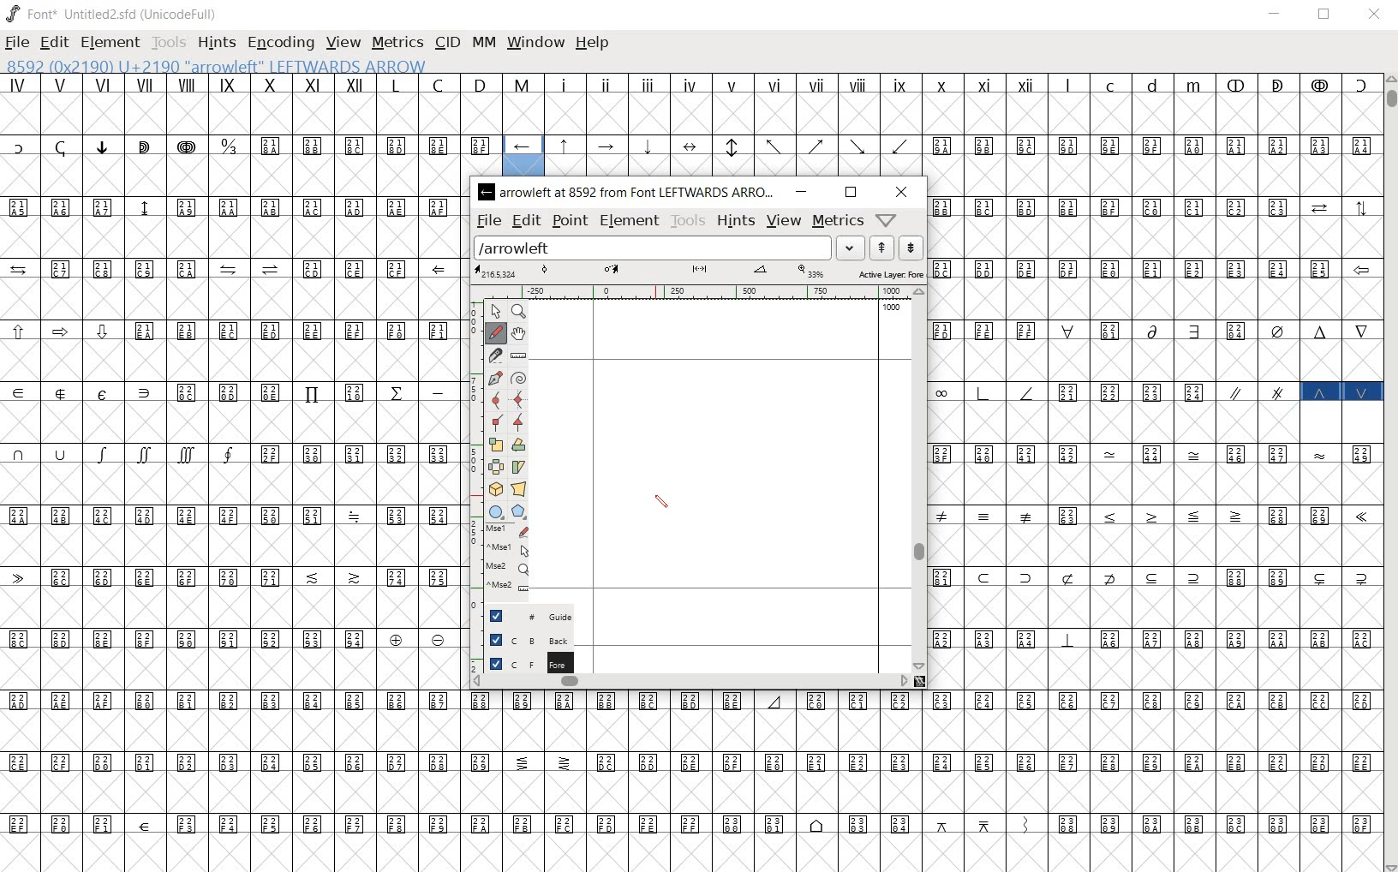 This screenshot has width=1398, height=872. What do you see at coordinates (518, 512) in the screenshot?
I see `polygon or star` at bounding box center [518, 512].